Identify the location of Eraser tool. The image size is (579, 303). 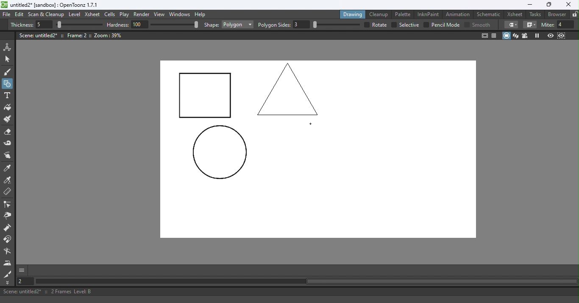
(10, 132).